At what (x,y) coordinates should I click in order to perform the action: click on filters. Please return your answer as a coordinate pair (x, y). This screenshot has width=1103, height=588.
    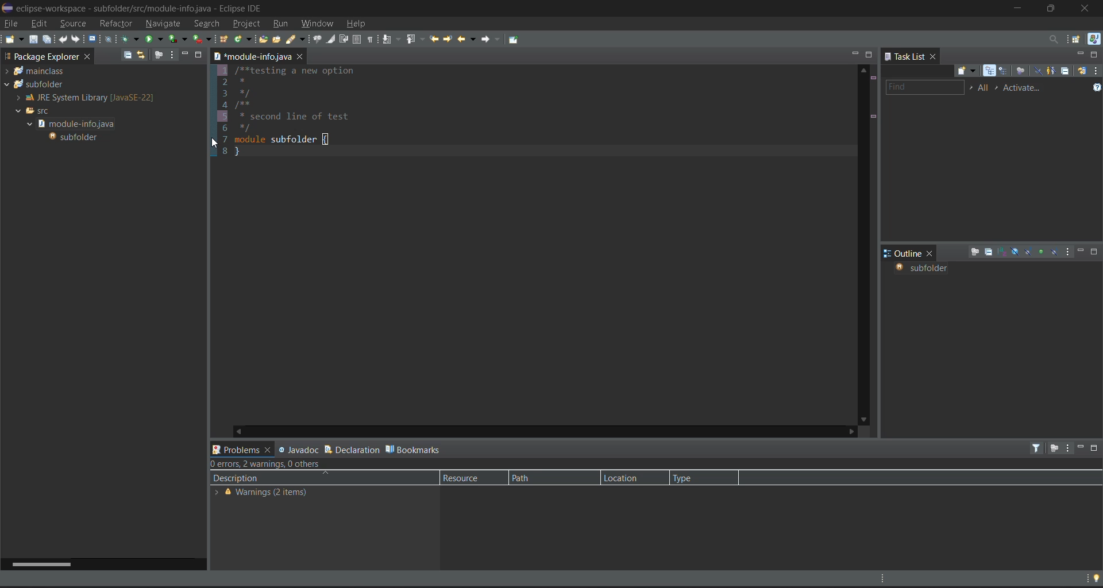
    Looking at the image, I should click on (1038, 448).